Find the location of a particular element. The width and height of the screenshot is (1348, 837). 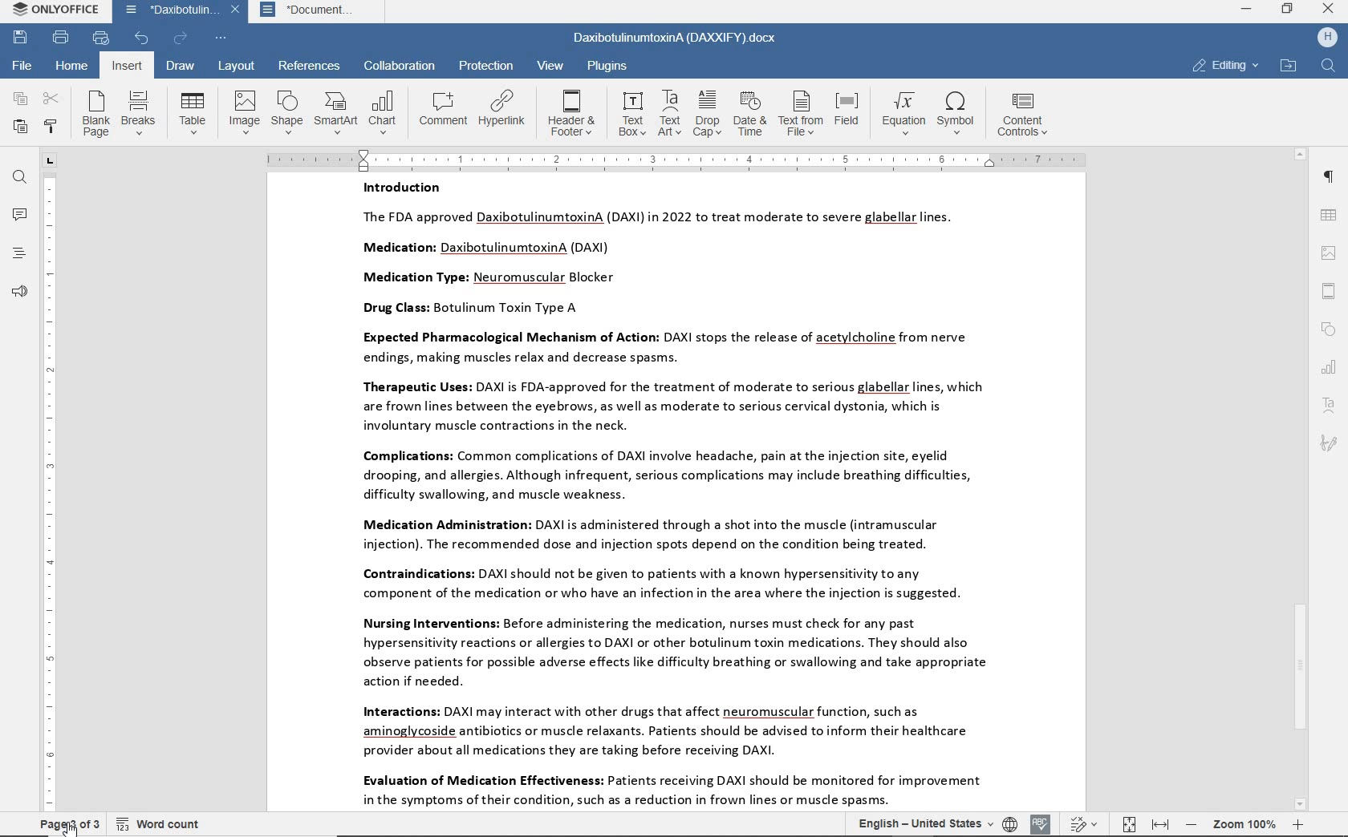

chart is located at coordinates (1330, 368).